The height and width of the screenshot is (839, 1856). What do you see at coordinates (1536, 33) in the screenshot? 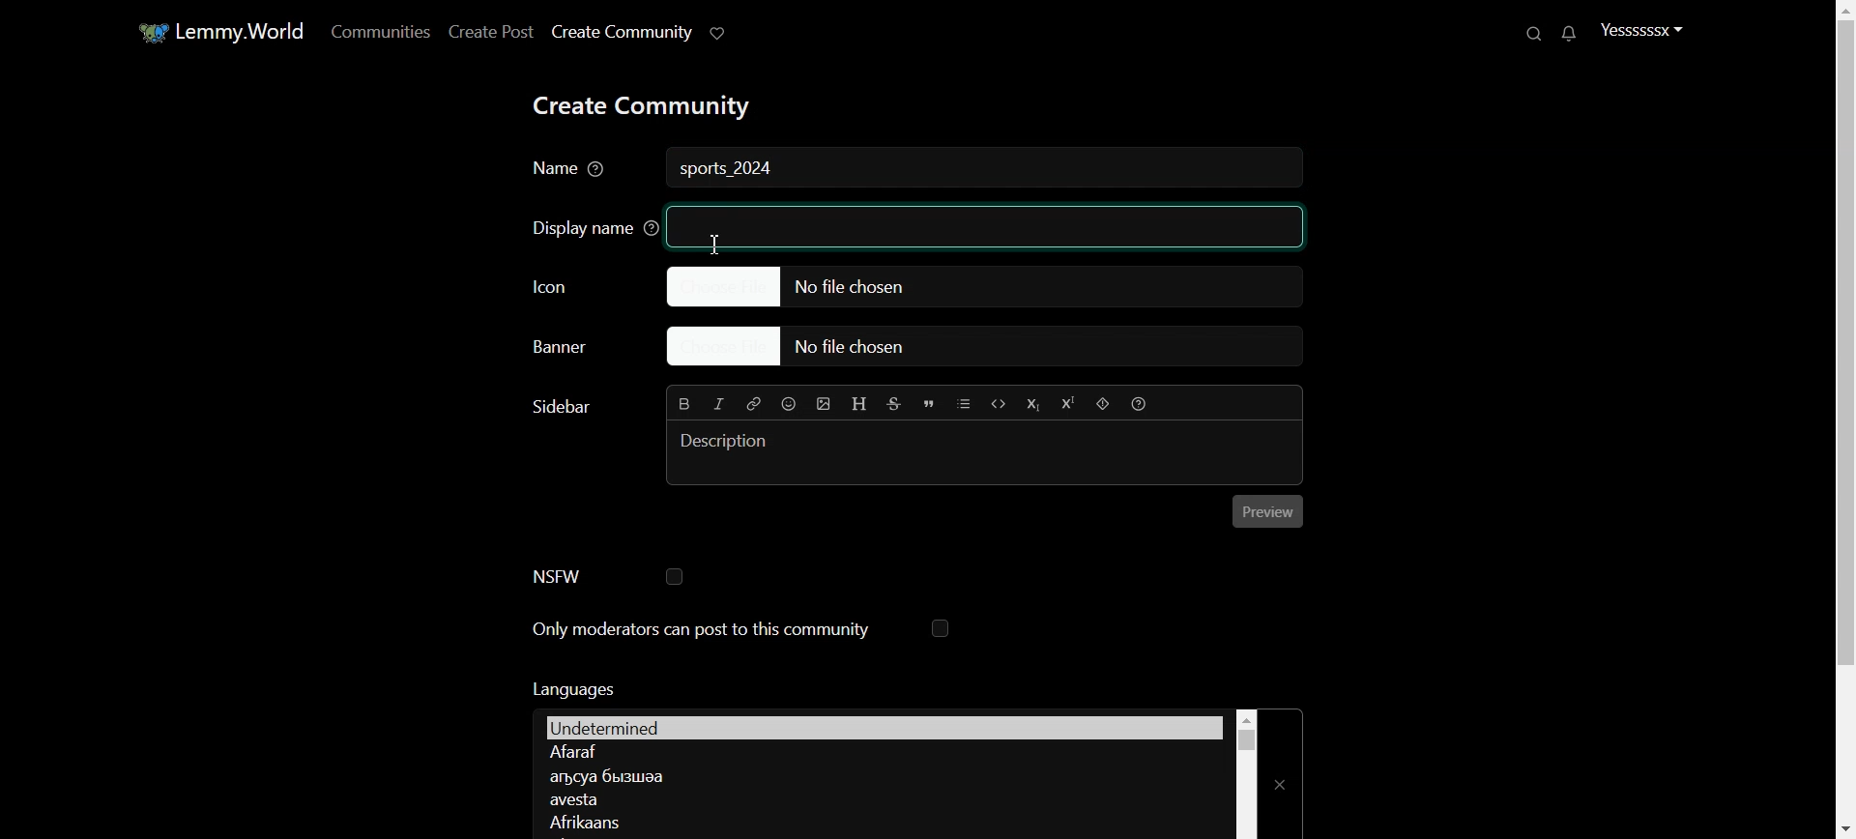
I see `Search` at bounding box center [1536, 33].